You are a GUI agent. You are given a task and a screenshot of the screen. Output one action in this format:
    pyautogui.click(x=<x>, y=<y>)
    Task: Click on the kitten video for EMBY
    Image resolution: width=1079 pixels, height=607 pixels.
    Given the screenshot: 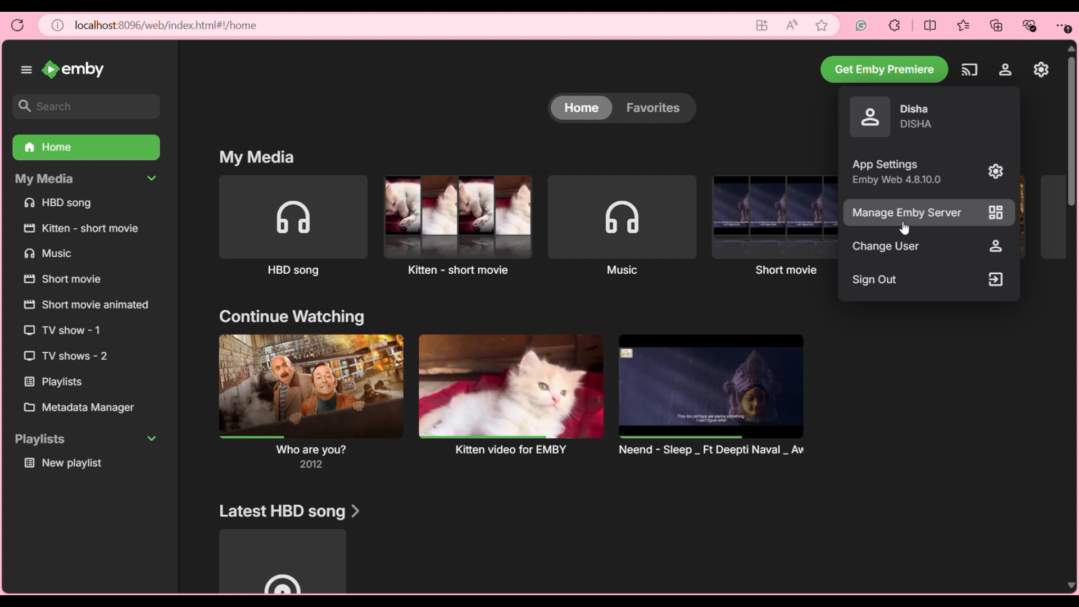 What is the action you would take?
    pyautogui.click(x=508, y=395)
    